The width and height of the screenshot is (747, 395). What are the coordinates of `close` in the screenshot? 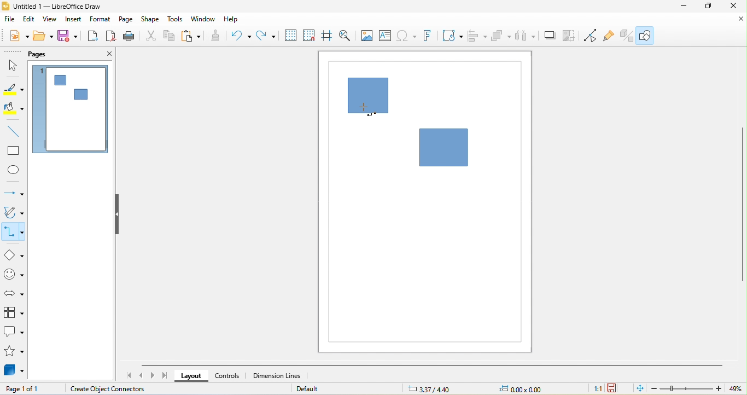 It's located at (106, 54).